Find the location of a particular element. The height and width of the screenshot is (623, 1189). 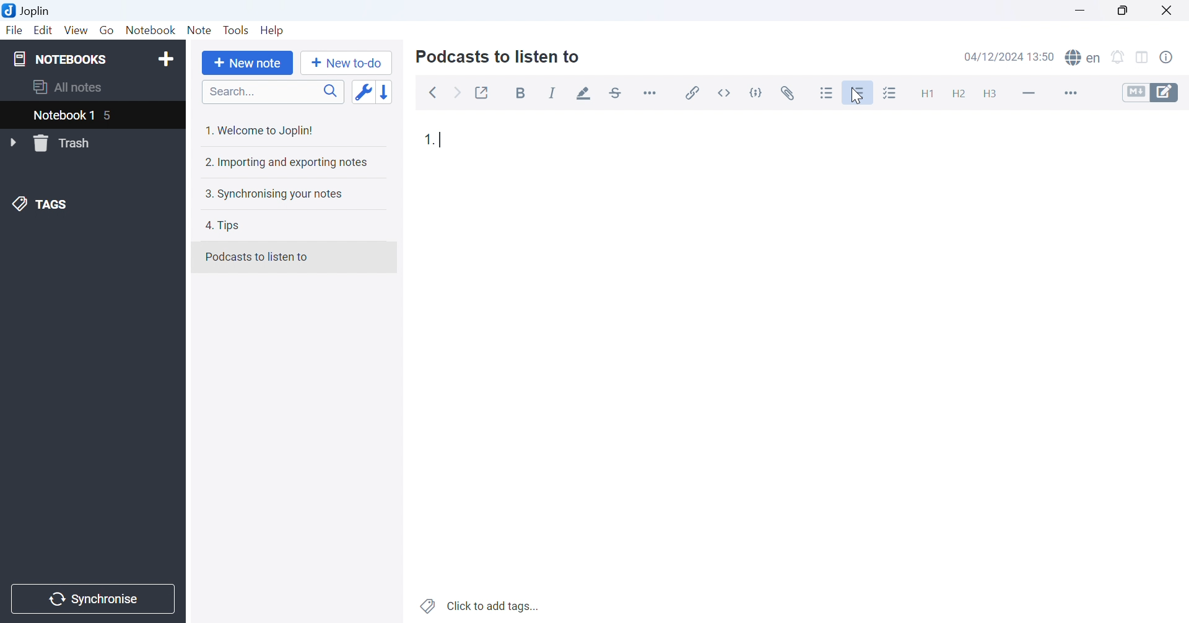

Toggle sort order field is located at coordinates (362, 92).